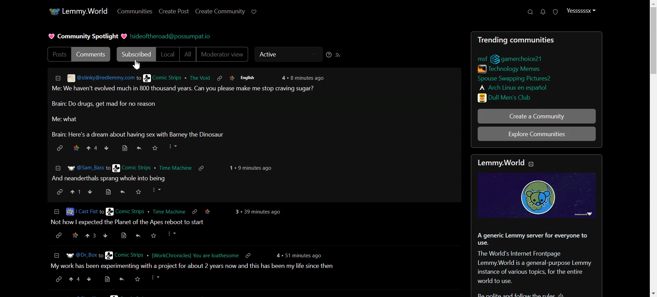 Image resolution: width=657 pixels, height=297 pixels. Describe the element at coordinates (329, 54) in the screenshot. I see `Sorting help` at that location.